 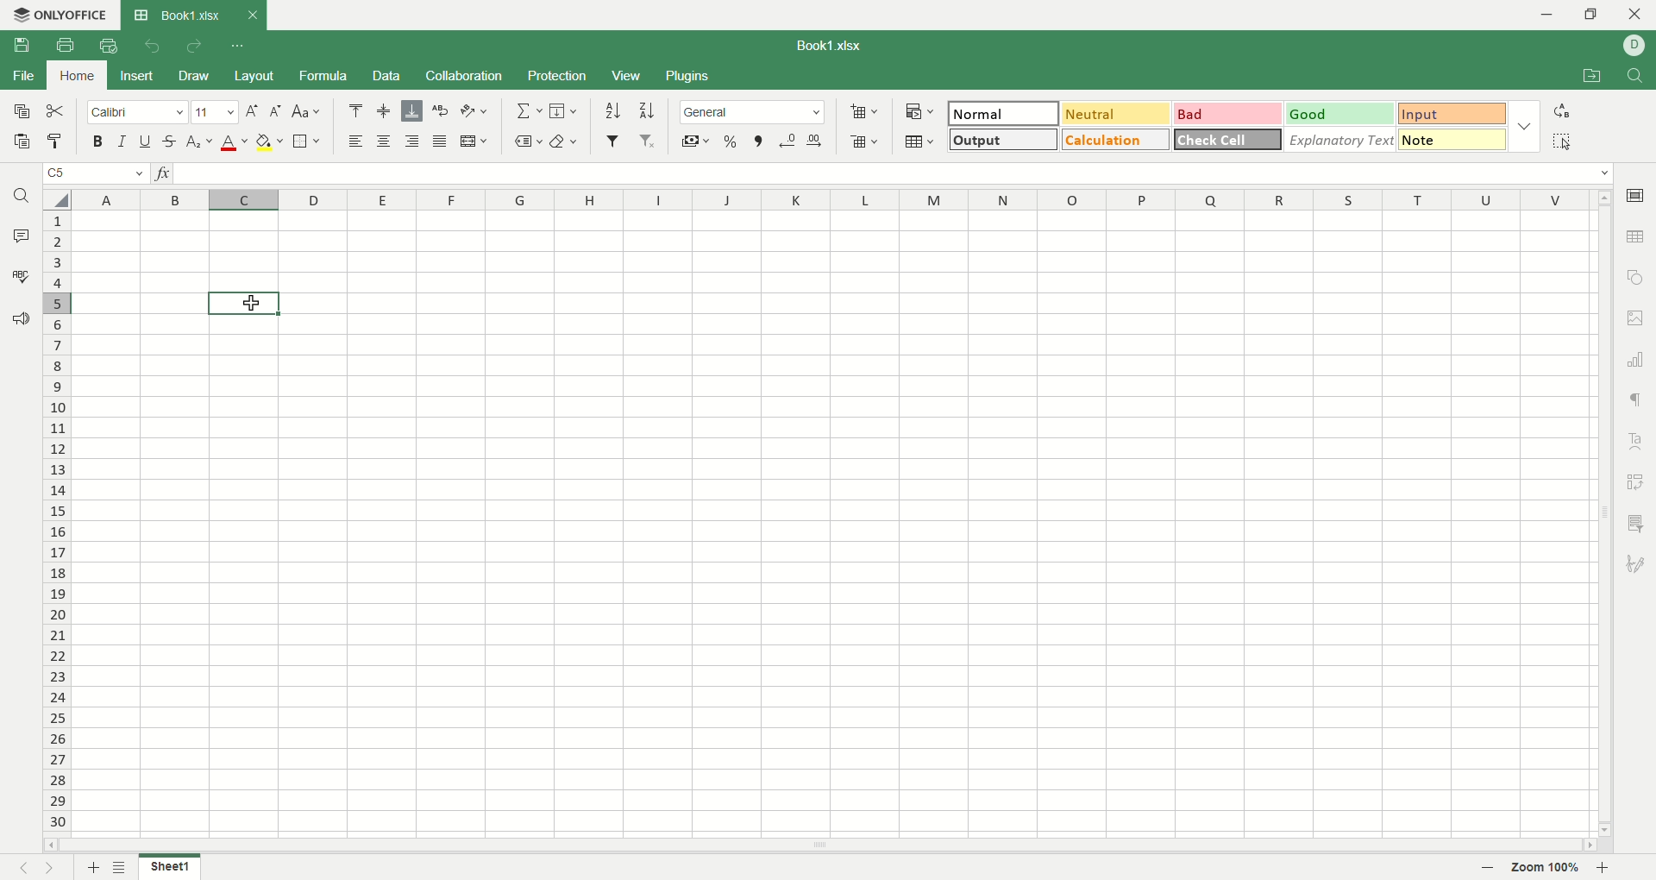 What do you see at coordinates (1637, 481) in the screenshot?
I see `pivot settings` at bounding box center [1637, 481].